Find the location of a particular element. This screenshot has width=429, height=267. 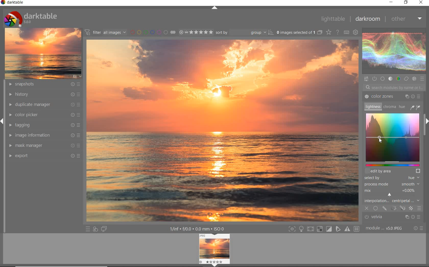

minimize is located at coordinates (392, 2).